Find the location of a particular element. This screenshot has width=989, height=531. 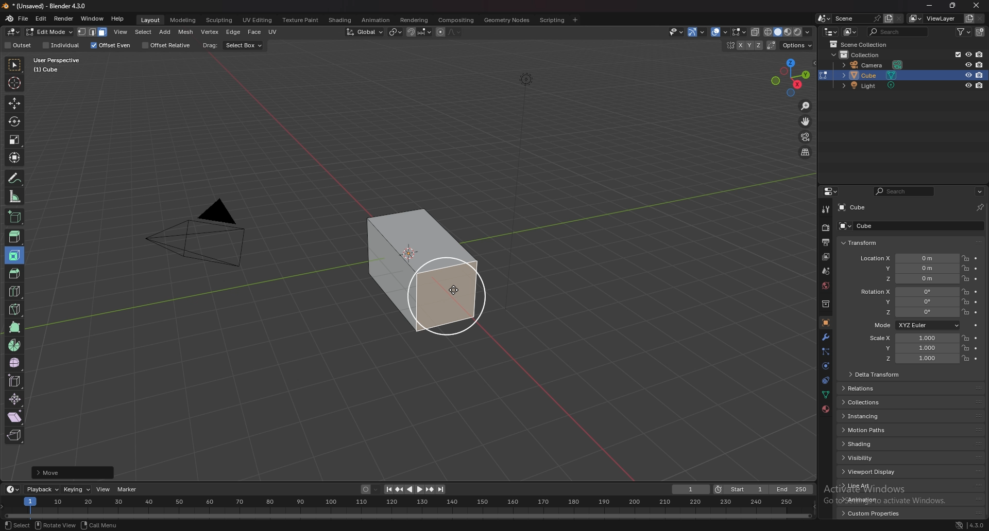

view layer is located at coordinates (826, 257).